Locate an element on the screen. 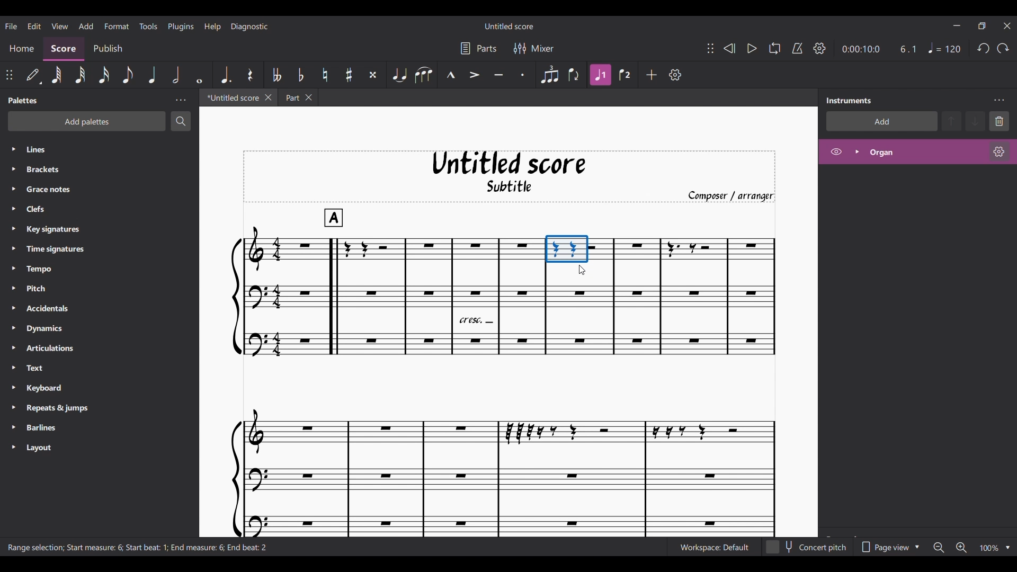  16th note is located at coordinates (104, 75).